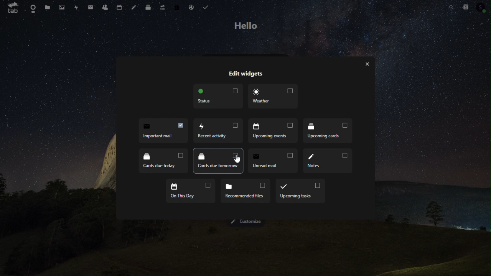 This screenshot has height=276, width=491. Describe the element at coordinates (246, 251) in the screenshot. I see `background image` at that location.